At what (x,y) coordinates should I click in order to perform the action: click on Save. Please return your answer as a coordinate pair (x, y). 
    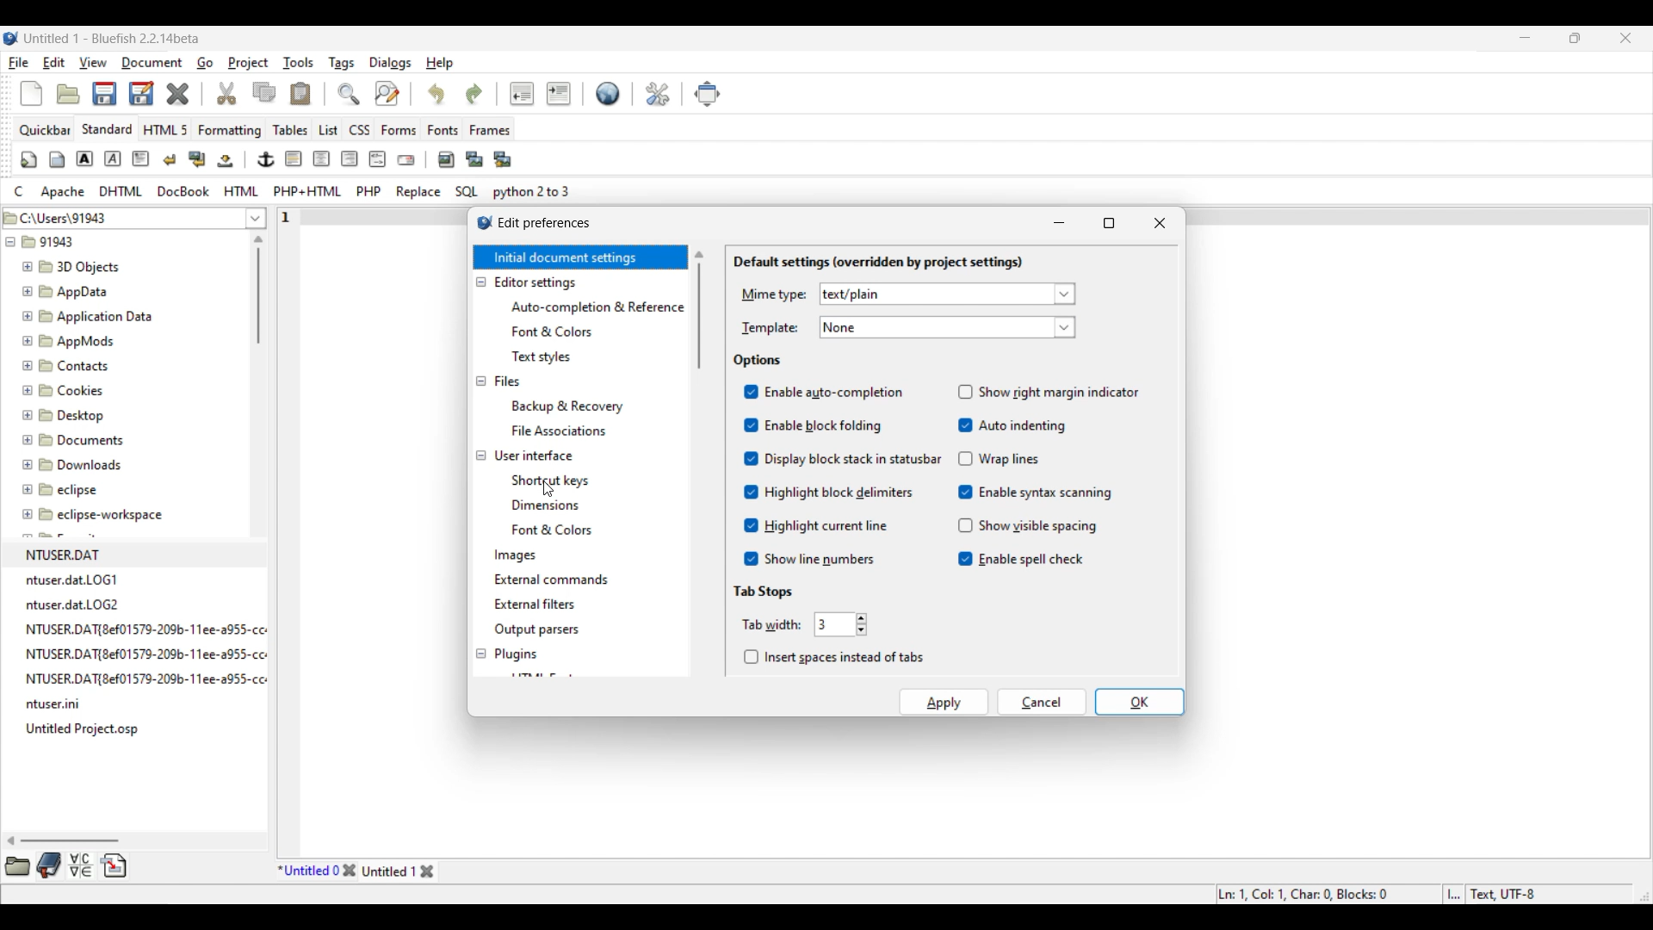
    Looking at the image, I should click on (122, 93).